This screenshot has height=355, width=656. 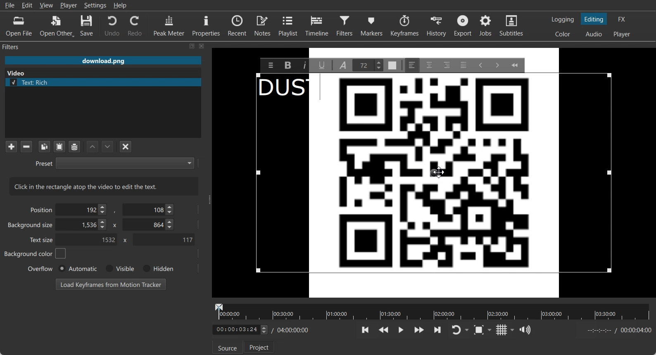 I want to click on Switching to the Audio layout, so click(x=594, y=34).